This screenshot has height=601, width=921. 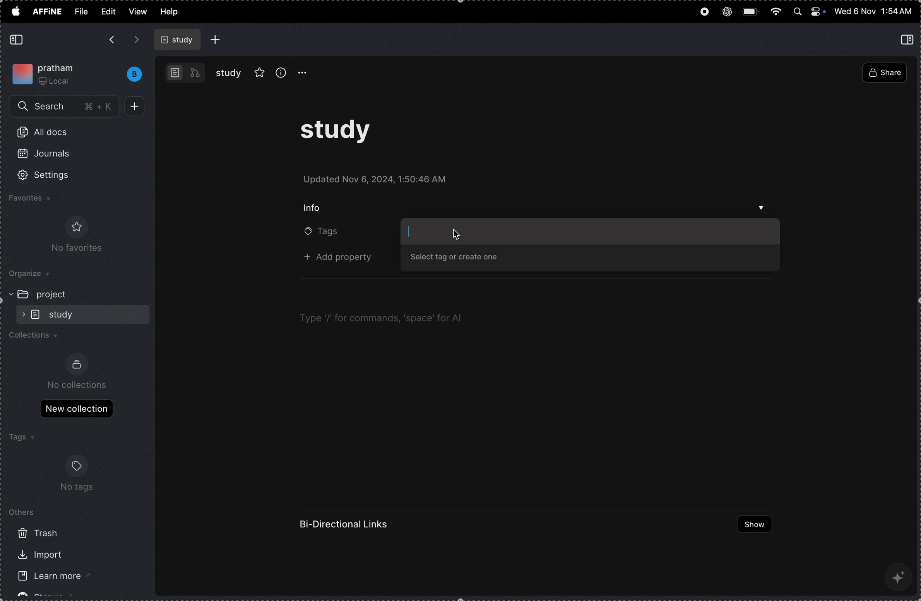 What do you see at coordinates (307, 73) in the screenshot?
I see `option` at bounding box center [307, 73].